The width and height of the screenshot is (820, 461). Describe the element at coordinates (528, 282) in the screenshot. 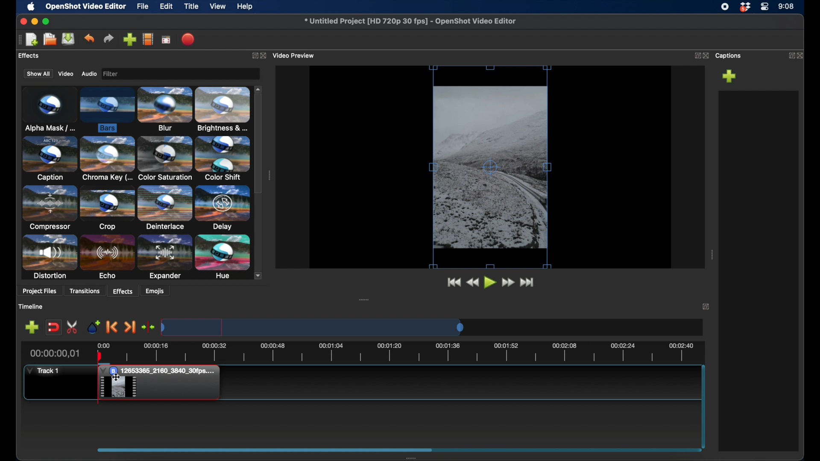

I see `fast forward` at that location.